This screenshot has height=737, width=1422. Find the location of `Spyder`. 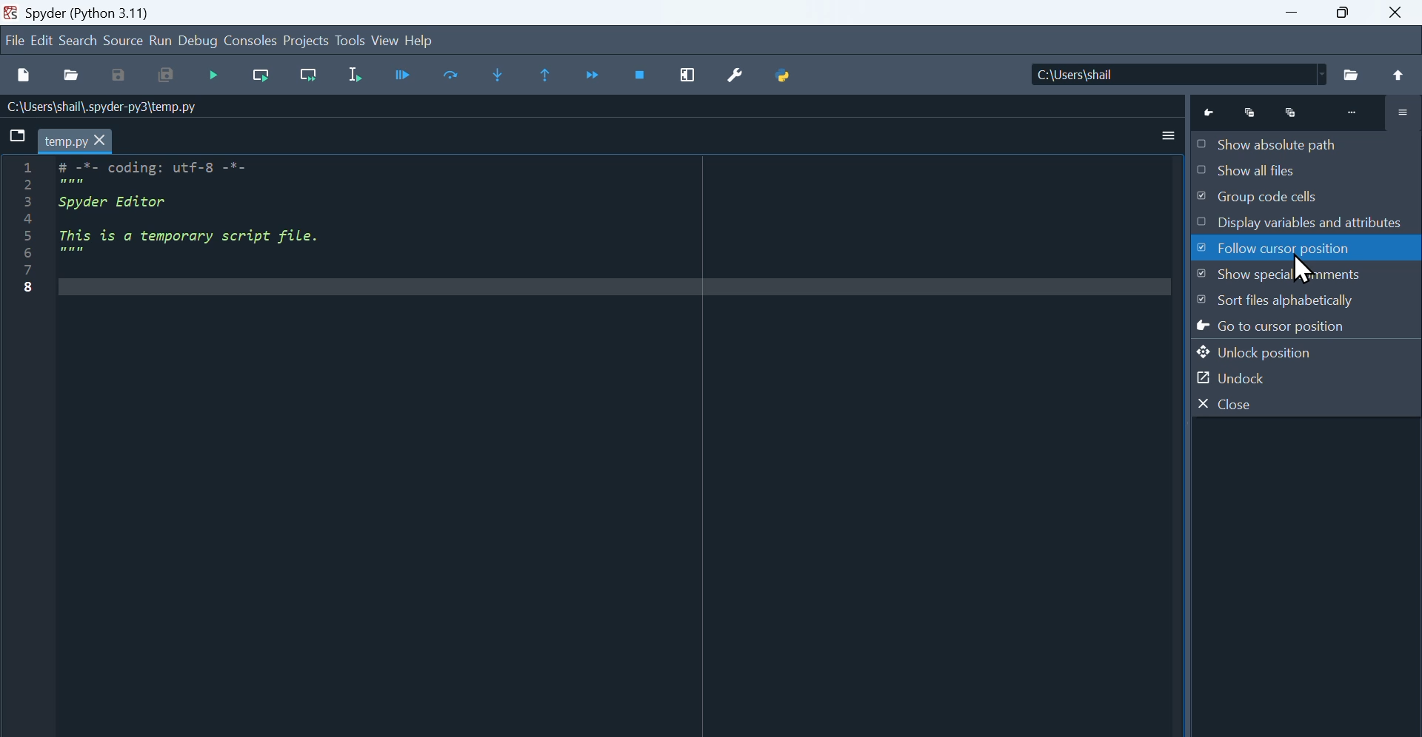

Spyder is located at coordinates (88, 12).